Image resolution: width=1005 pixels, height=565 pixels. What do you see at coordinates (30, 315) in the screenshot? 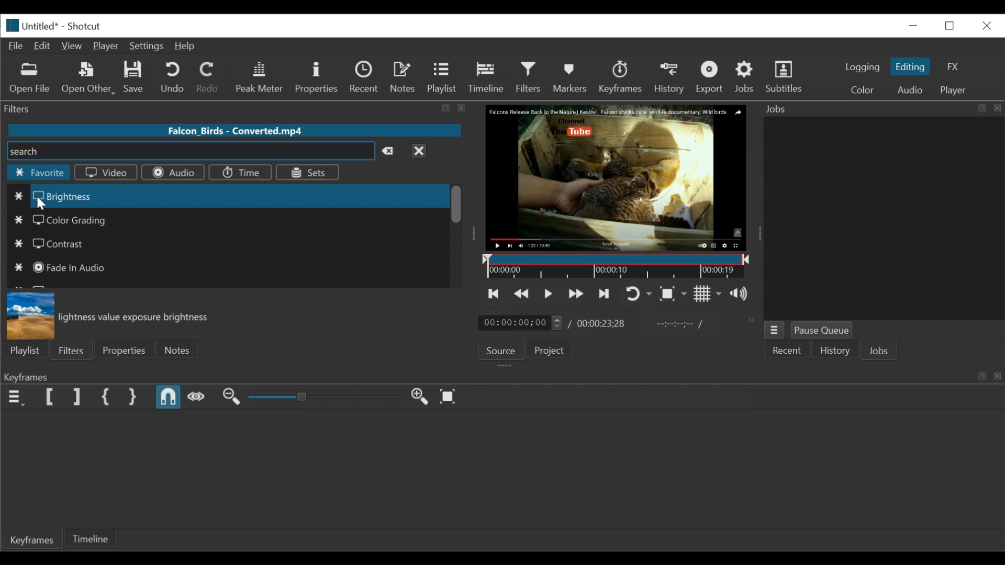
I see `Brightness preview` at bounding box center [30, 315].